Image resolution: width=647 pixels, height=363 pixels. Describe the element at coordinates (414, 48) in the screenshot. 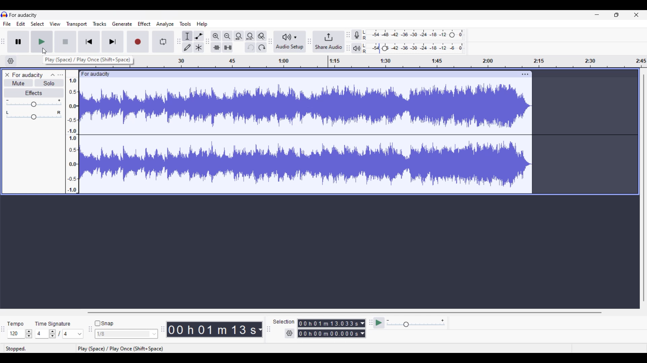

I see `Playback level` at that location.